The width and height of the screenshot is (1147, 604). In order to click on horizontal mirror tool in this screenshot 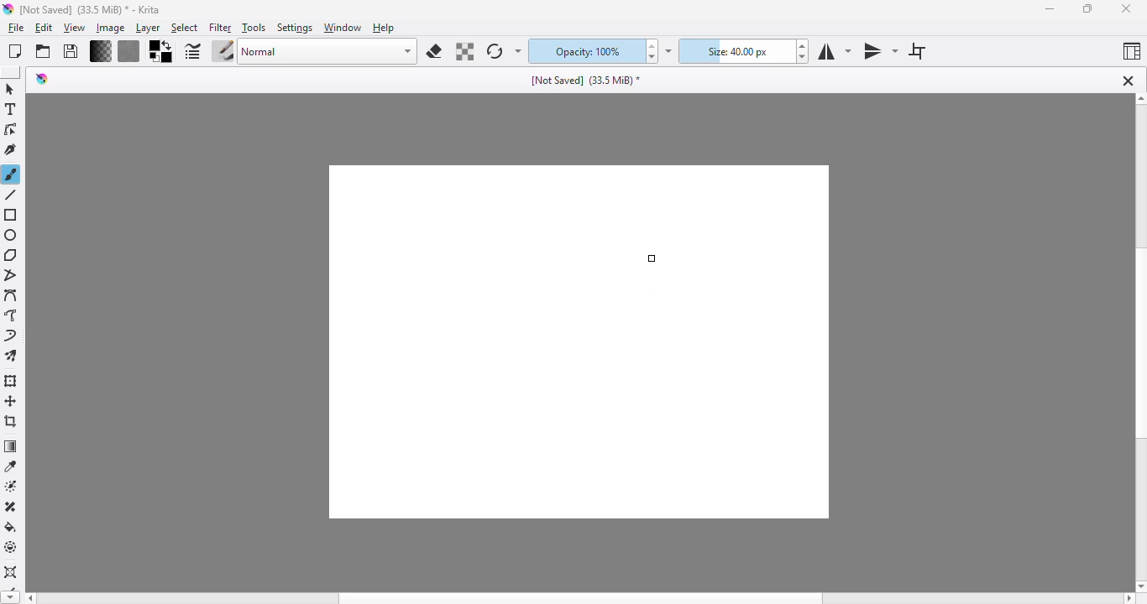, I will do `click(833, 51)`.